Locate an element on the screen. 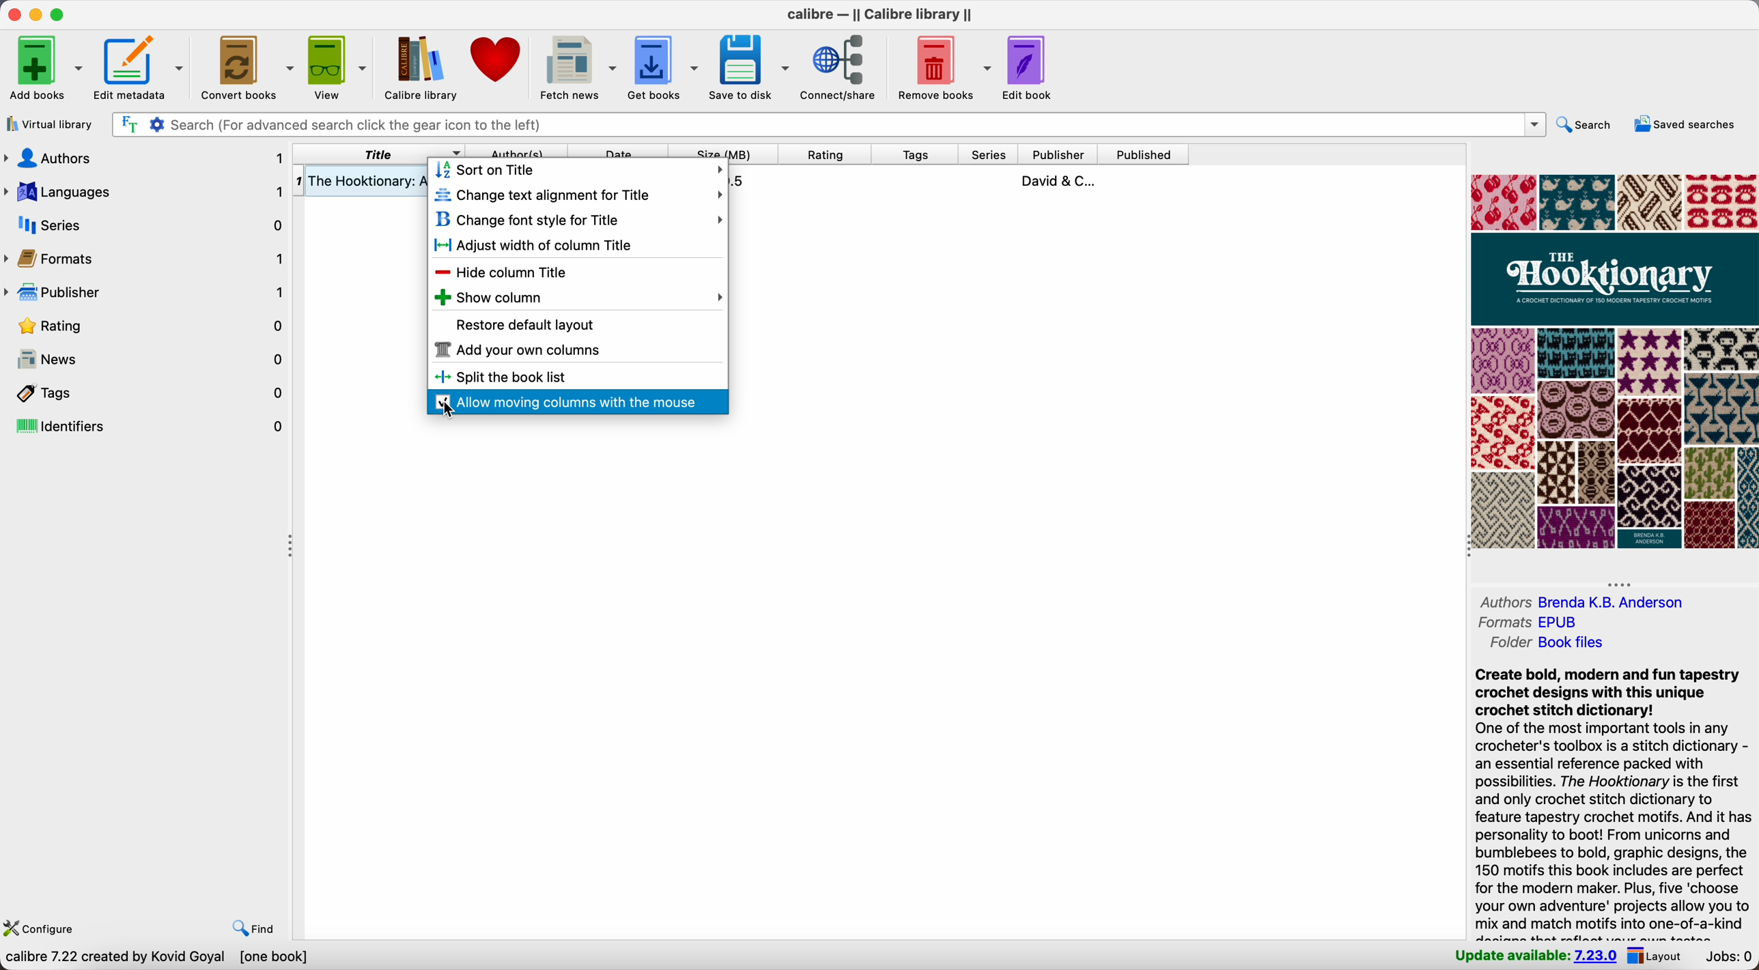 Image resolution: width=1759 pixels, height=970 pixels. saved searches is located at coordinates (1688, 126).